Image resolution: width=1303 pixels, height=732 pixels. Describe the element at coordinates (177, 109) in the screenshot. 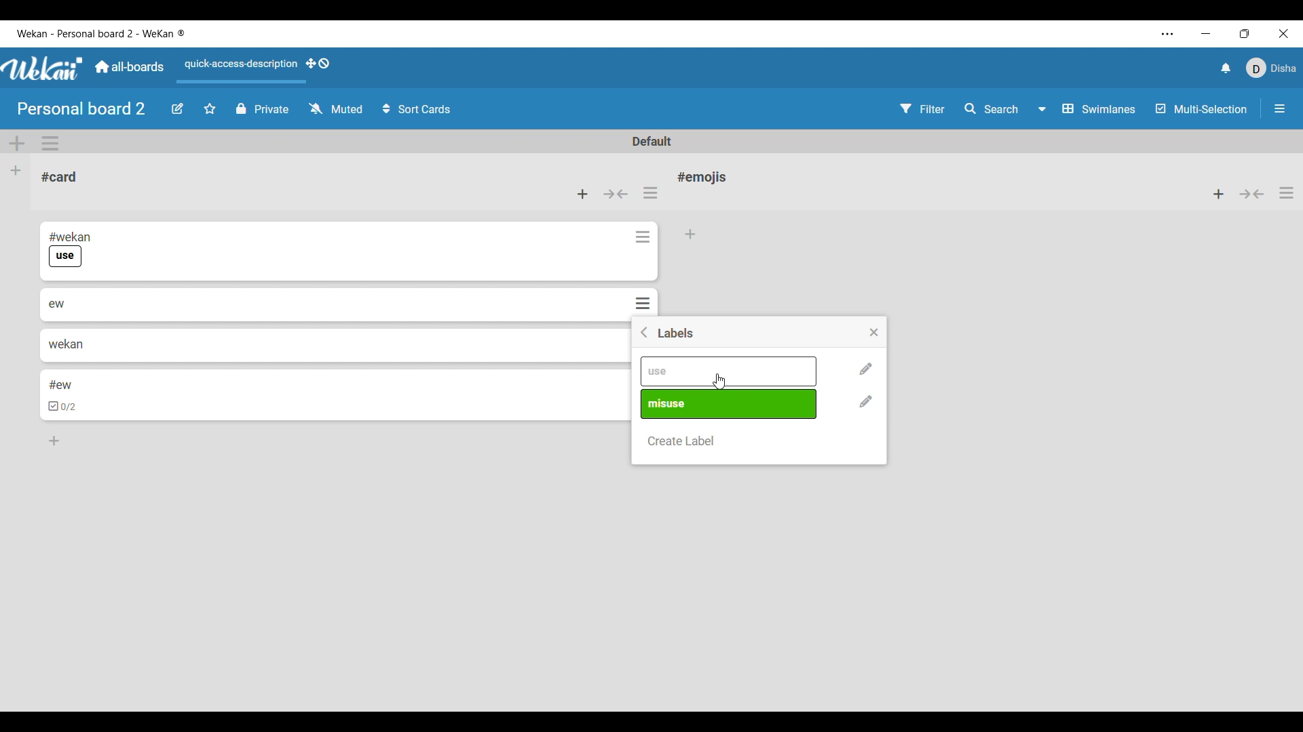

I see `Edit` at that location.